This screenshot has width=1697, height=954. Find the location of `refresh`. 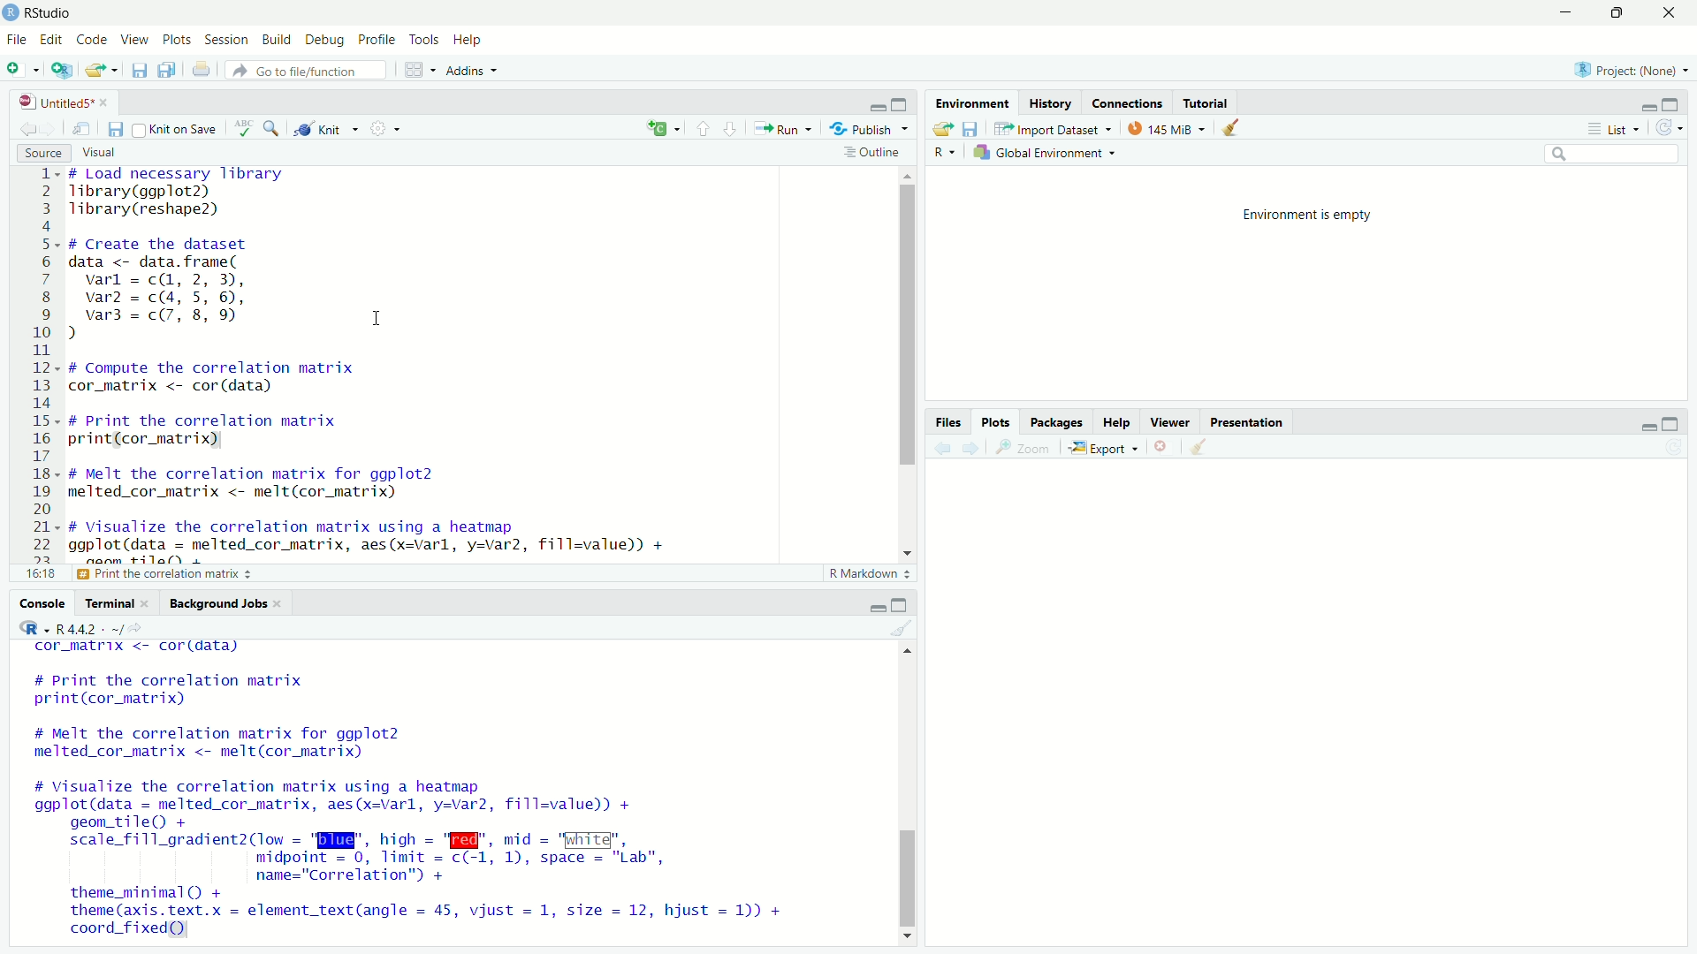

refresh is located at coordinates (1670, 129).